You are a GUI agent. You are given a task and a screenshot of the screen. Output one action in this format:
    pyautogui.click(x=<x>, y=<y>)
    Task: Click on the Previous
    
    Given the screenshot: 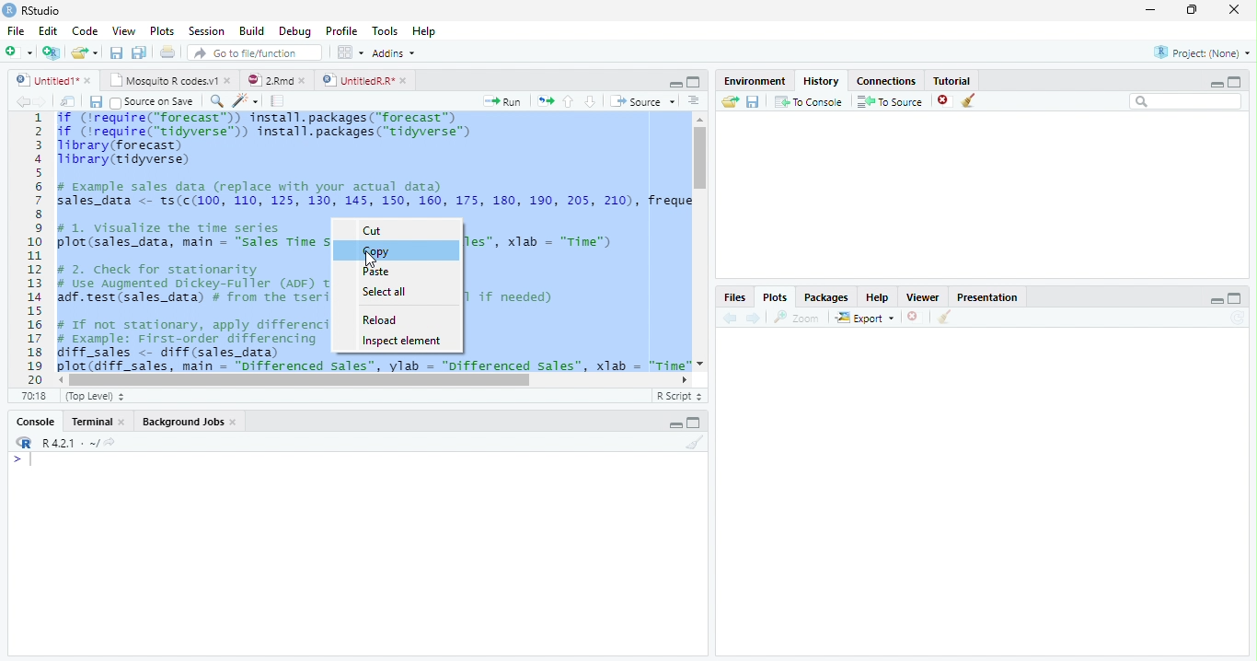 What is the action you would take?
    pyautogui.click(x=730, y=318)
    